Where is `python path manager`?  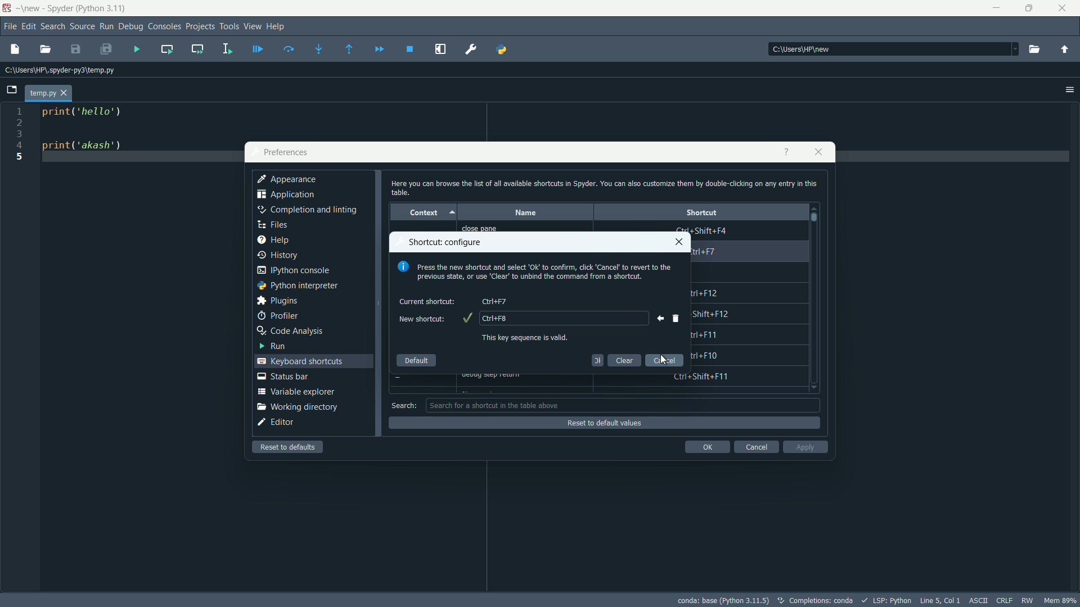 python path manager is located at coordinates (502, 48).